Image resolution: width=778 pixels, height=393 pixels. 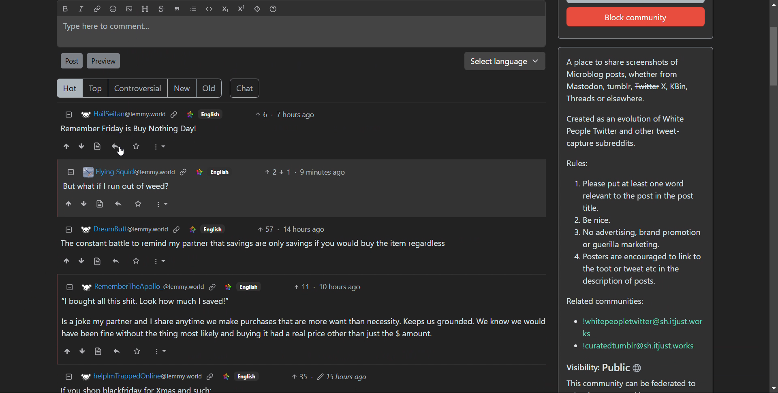 I want to click on time of posting, so click(x=295, y=115).